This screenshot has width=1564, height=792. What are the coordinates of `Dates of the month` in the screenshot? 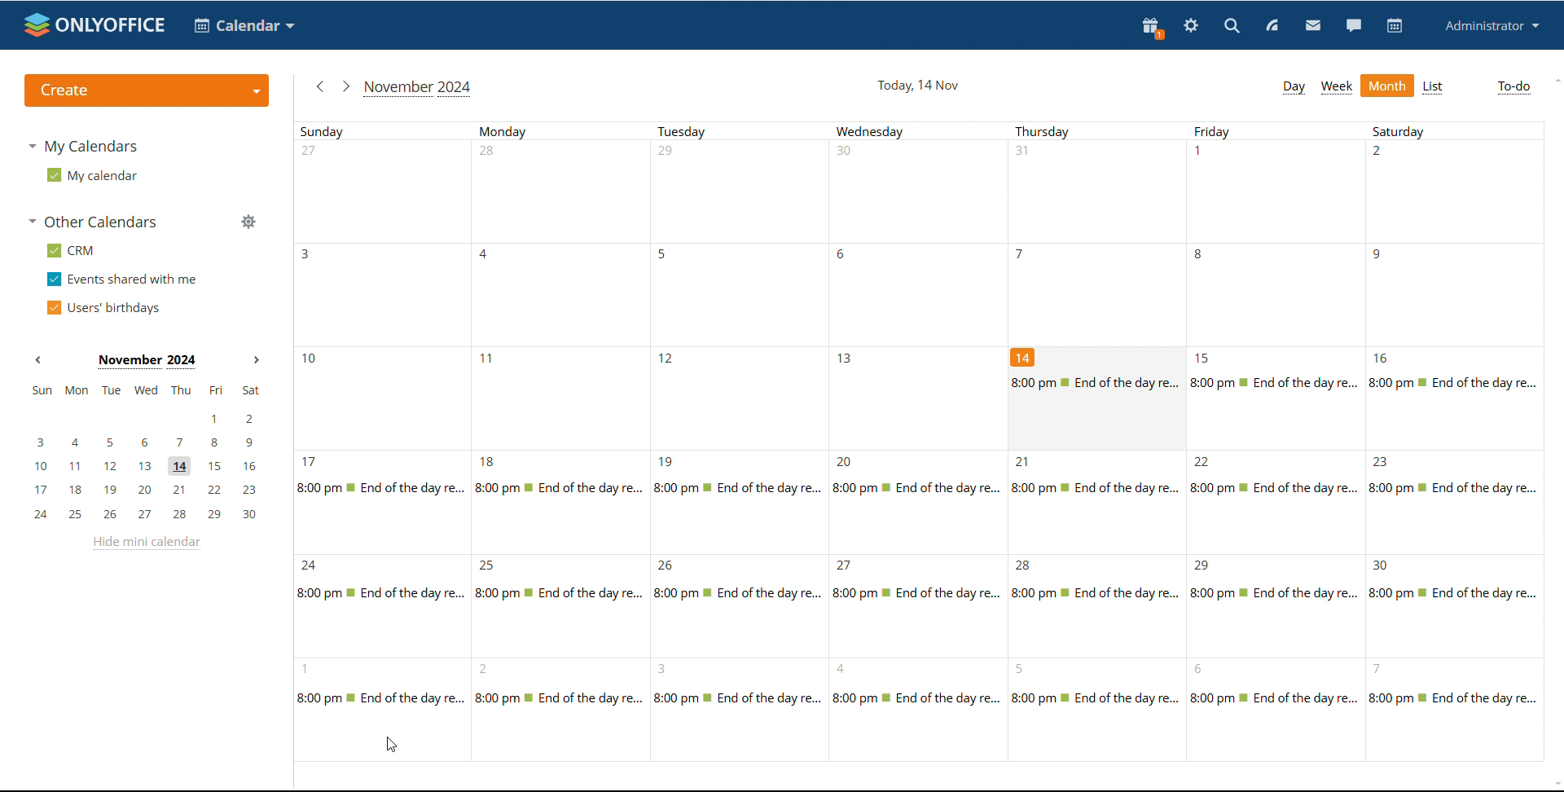 It's located at (929, 193).